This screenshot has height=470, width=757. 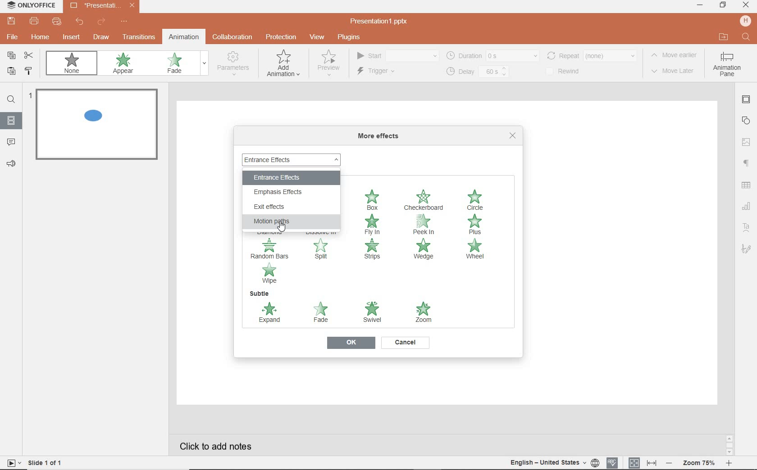 What do you see at coordinates (99, 126) in the screenshot?
I see `slide1` at bounding box center [99, 126].